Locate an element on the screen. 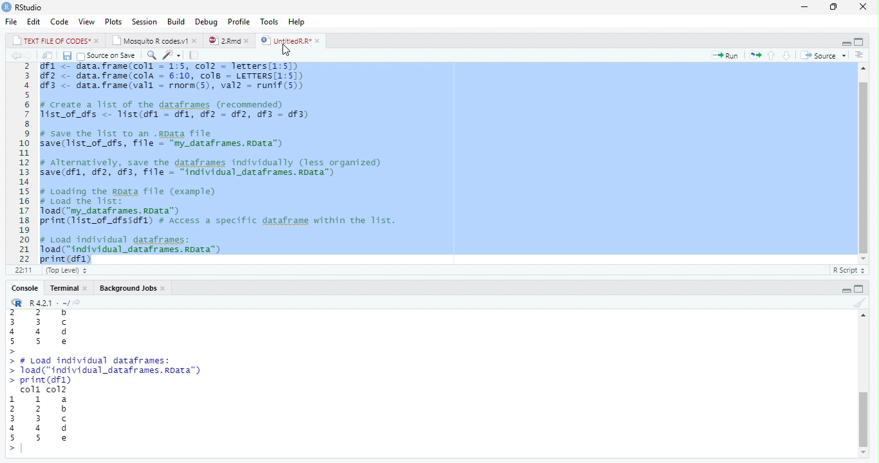 This screenshot has width=879, height=463. Save is located at coordinates (68, 56).